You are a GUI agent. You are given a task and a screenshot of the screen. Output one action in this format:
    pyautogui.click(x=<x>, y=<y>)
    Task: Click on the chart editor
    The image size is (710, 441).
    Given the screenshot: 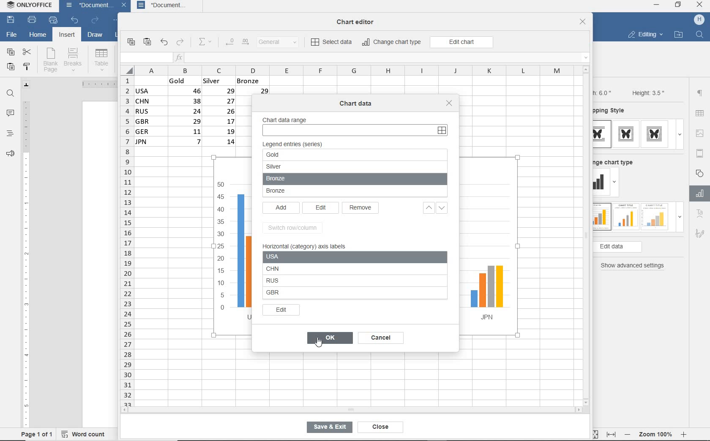 What is the action you would take?
    pyautogui.click(x=358, y=19)
    